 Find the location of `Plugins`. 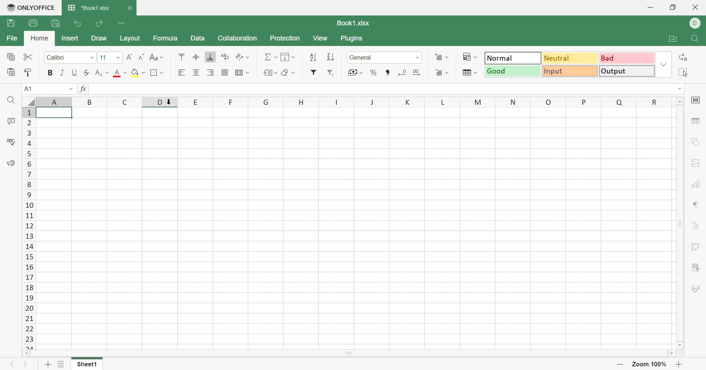

Plugins is located at coordinates (352, 40).